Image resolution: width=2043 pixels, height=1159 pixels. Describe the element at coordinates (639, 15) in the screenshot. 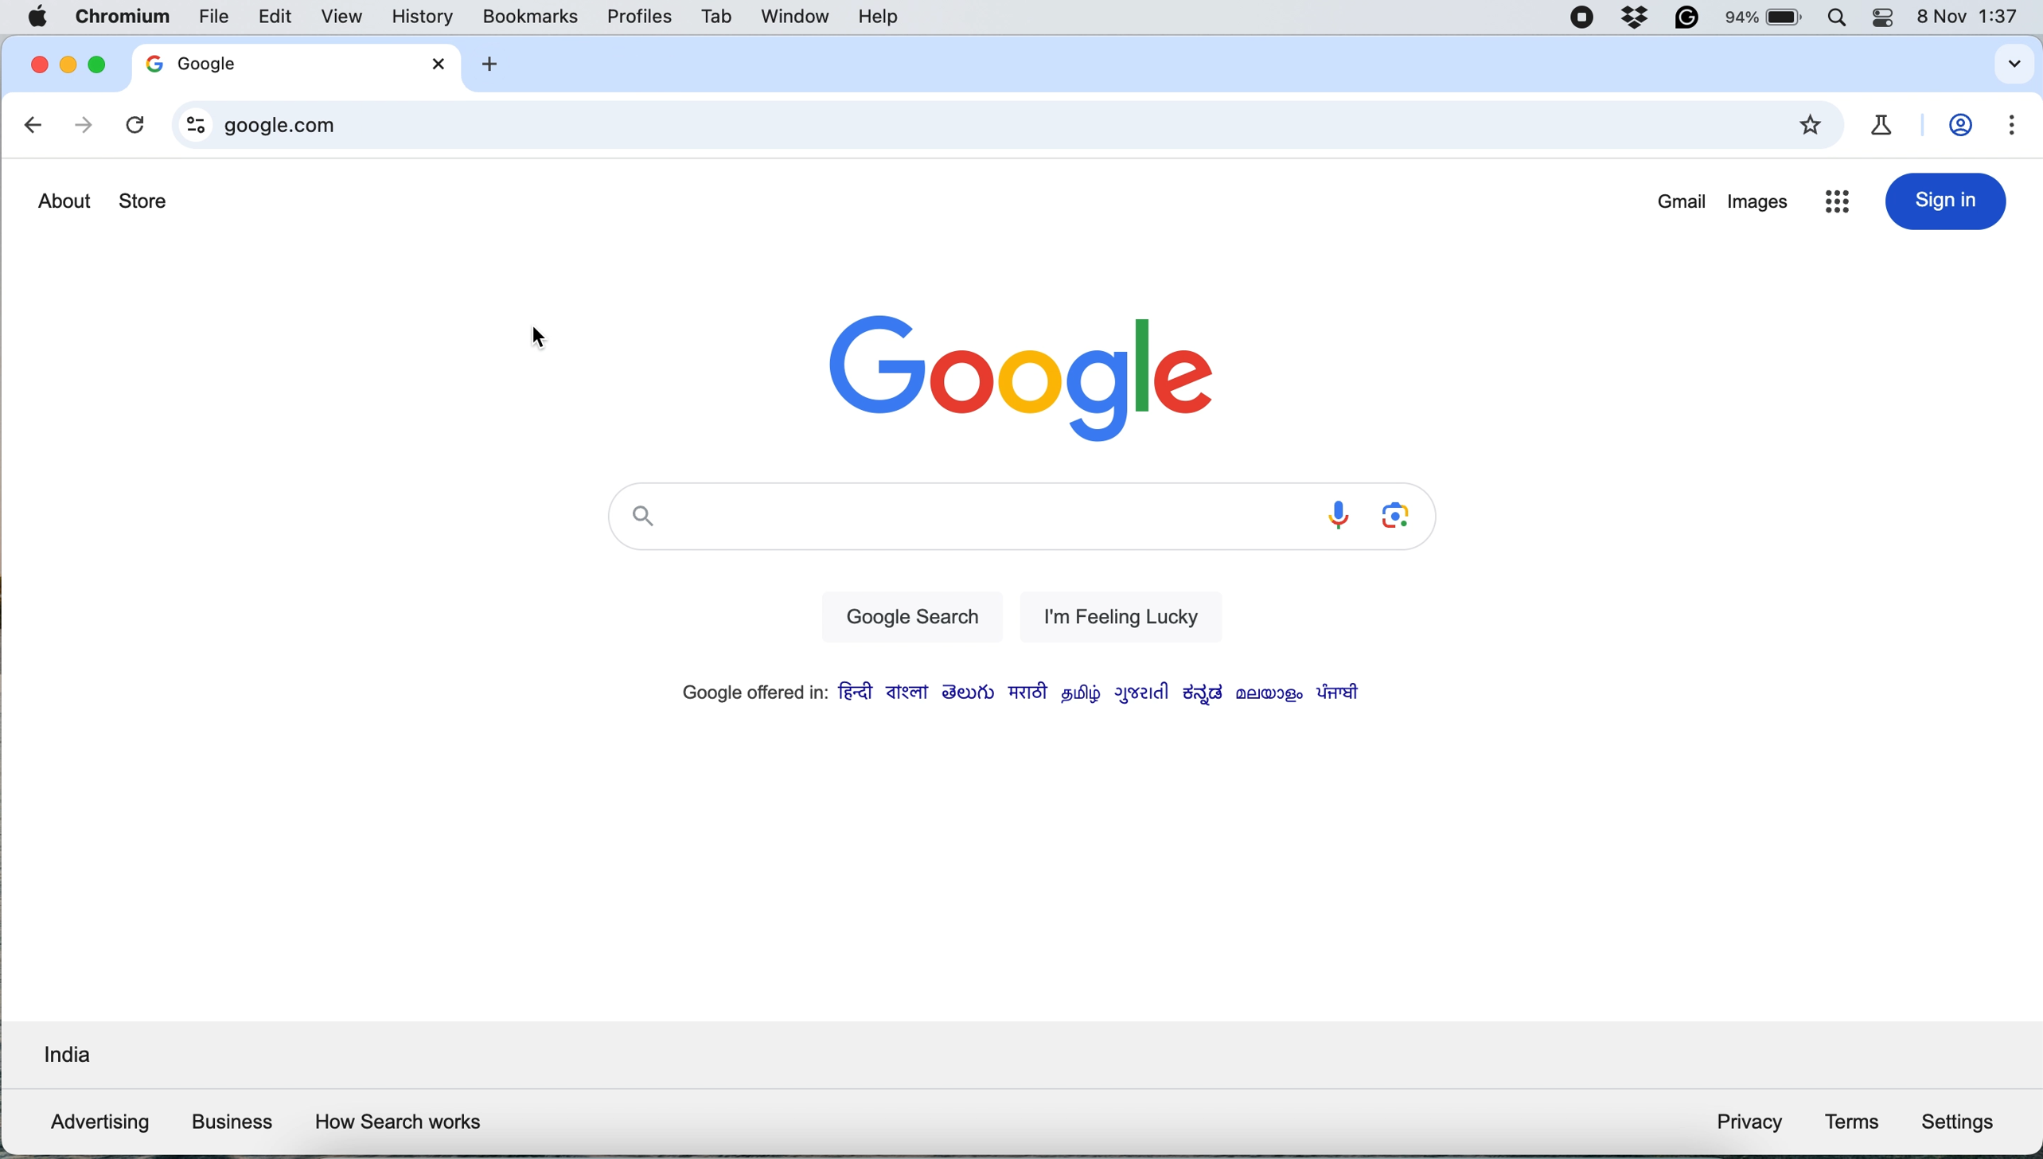

I see `profiles` at that location.